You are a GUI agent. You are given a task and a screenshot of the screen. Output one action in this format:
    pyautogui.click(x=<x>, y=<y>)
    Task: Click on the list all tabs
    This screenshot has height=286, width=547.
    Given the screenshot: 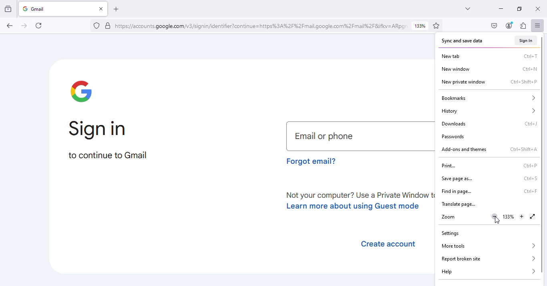 What is the action you would take?
    pyautogui.click(x=468, y=9)
    